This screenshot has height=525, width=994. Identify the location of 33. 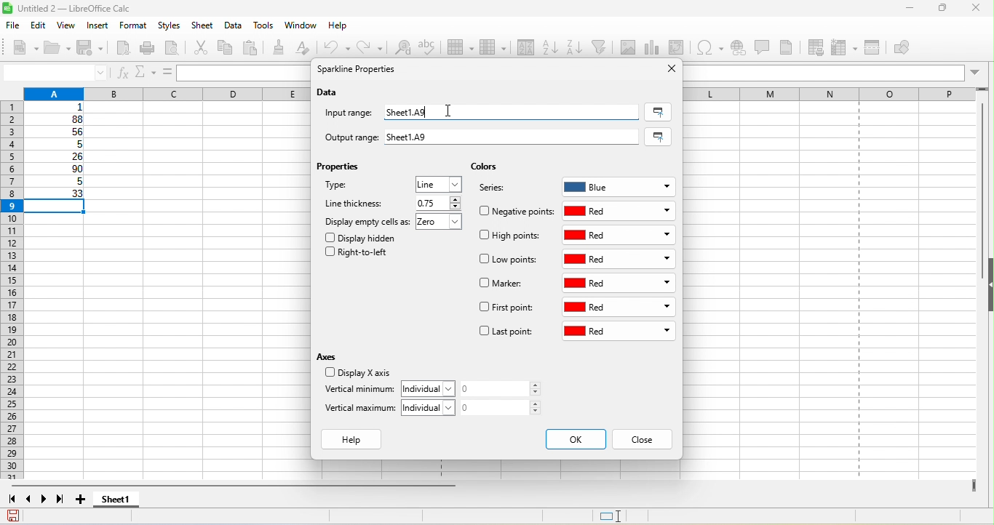
(57, 194).